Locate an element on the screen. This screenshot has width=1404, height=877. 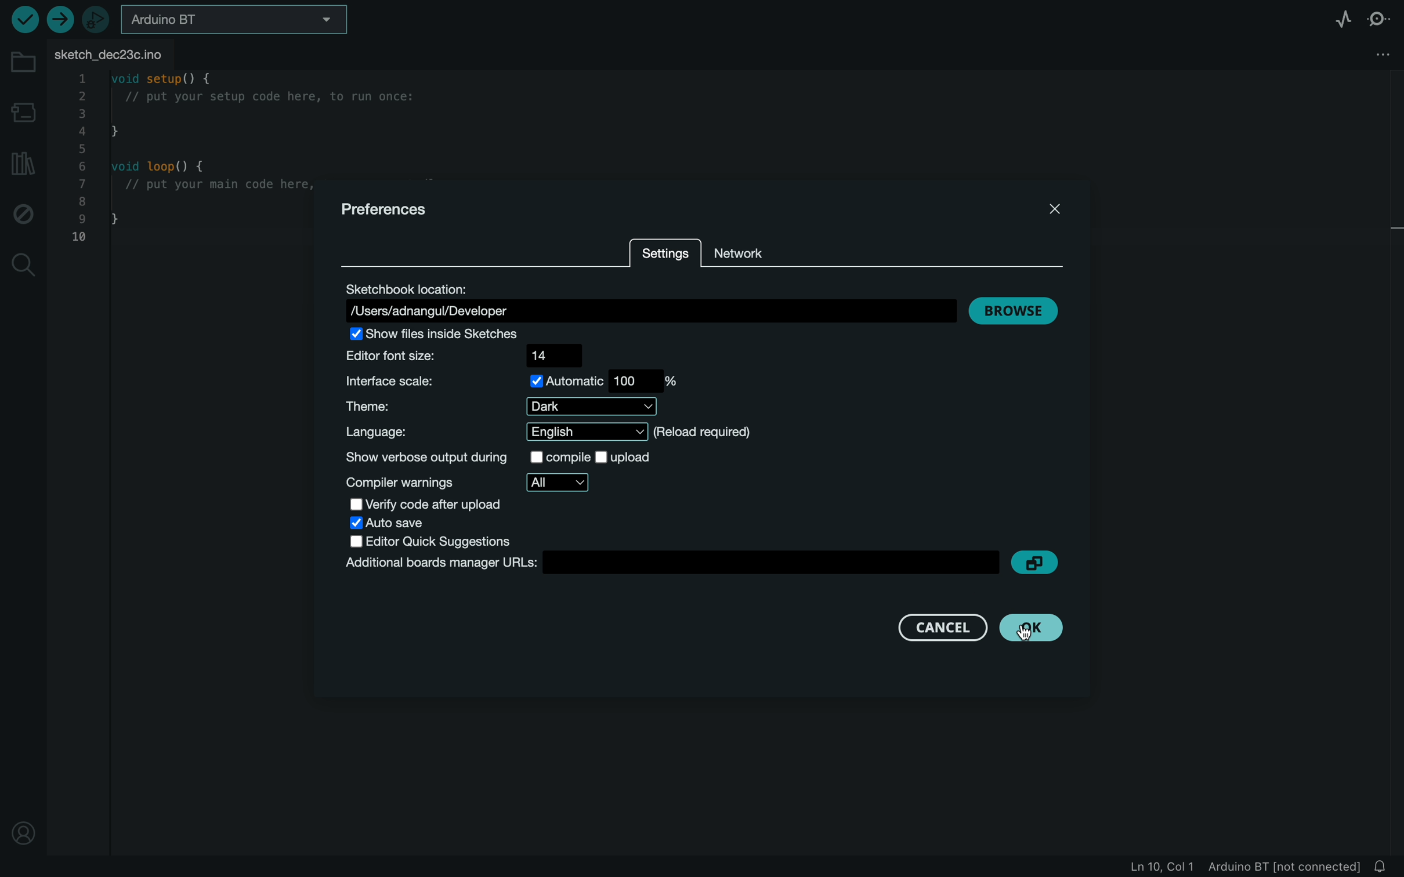
serial monitor is located at coordinates (1377, 17).